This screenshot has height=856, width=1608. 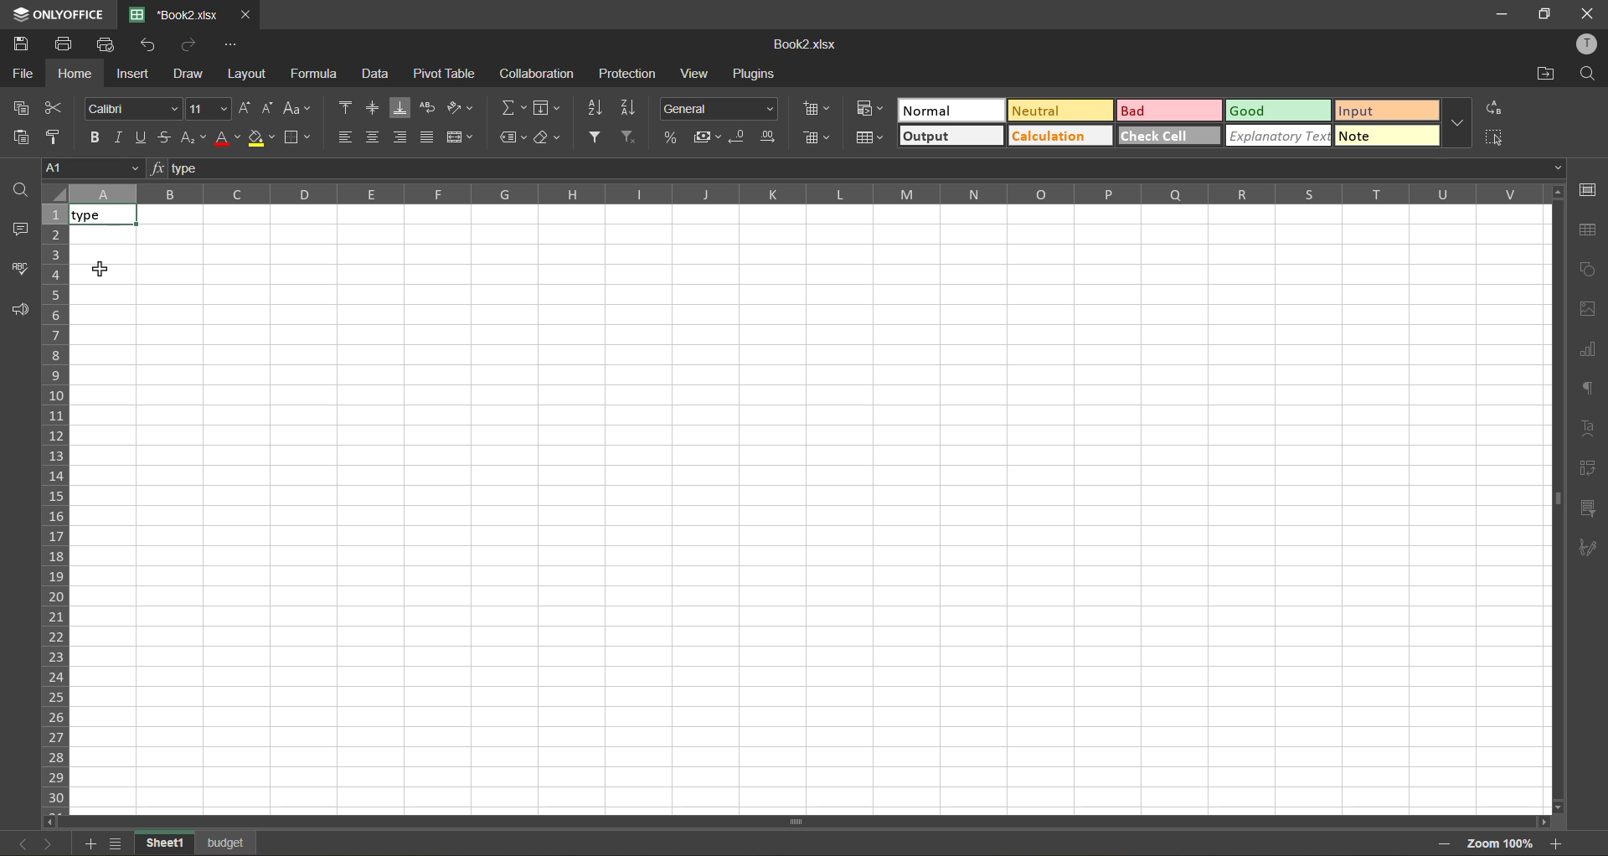 I want to click on wrap text, so click(x=430, y=109).